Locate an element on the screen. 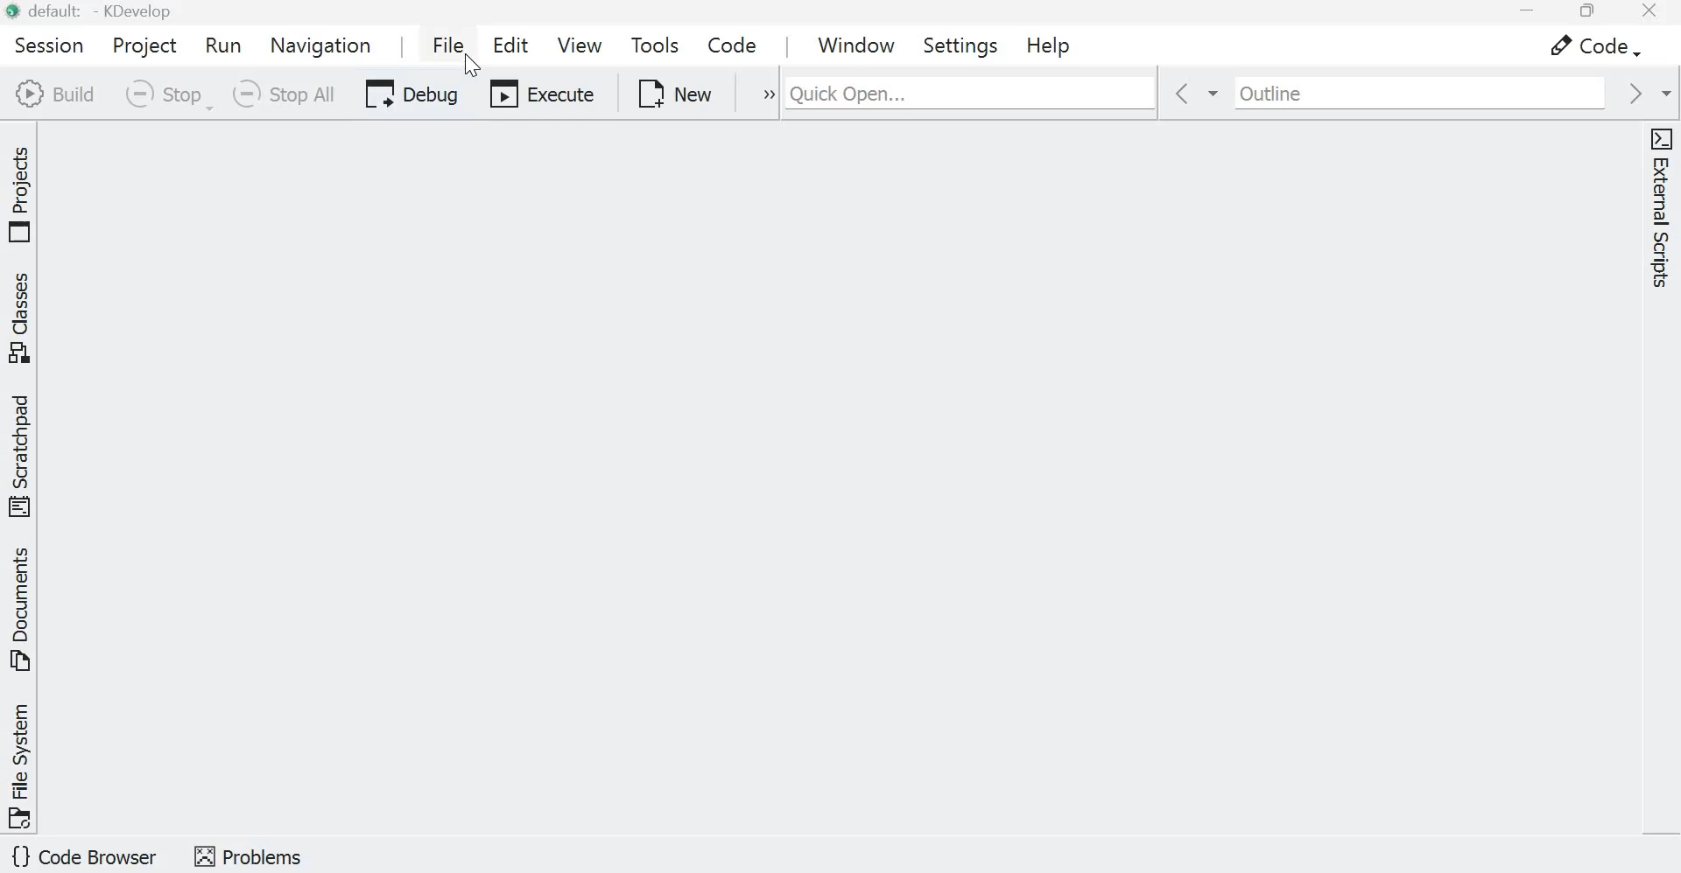  Outline is located at coordinates (1404, 93).